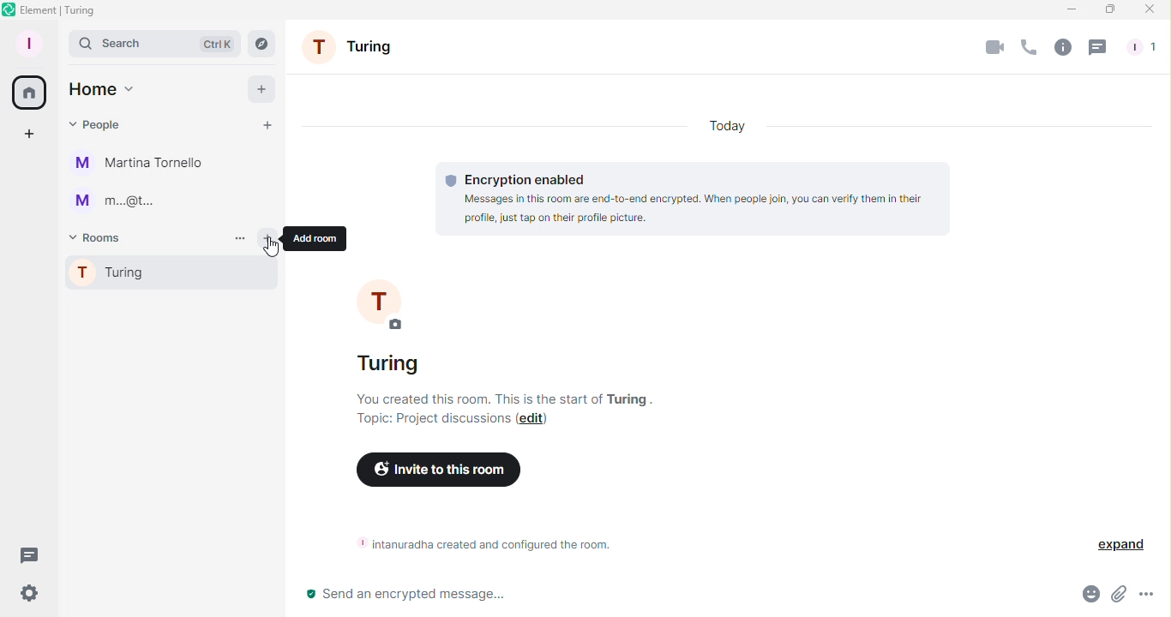 Image resolution: width=1171 pixels, height=617 pixels. Describe the element at coordinates (266, 45) in the screenshot. I see `Search rooms` at that location.